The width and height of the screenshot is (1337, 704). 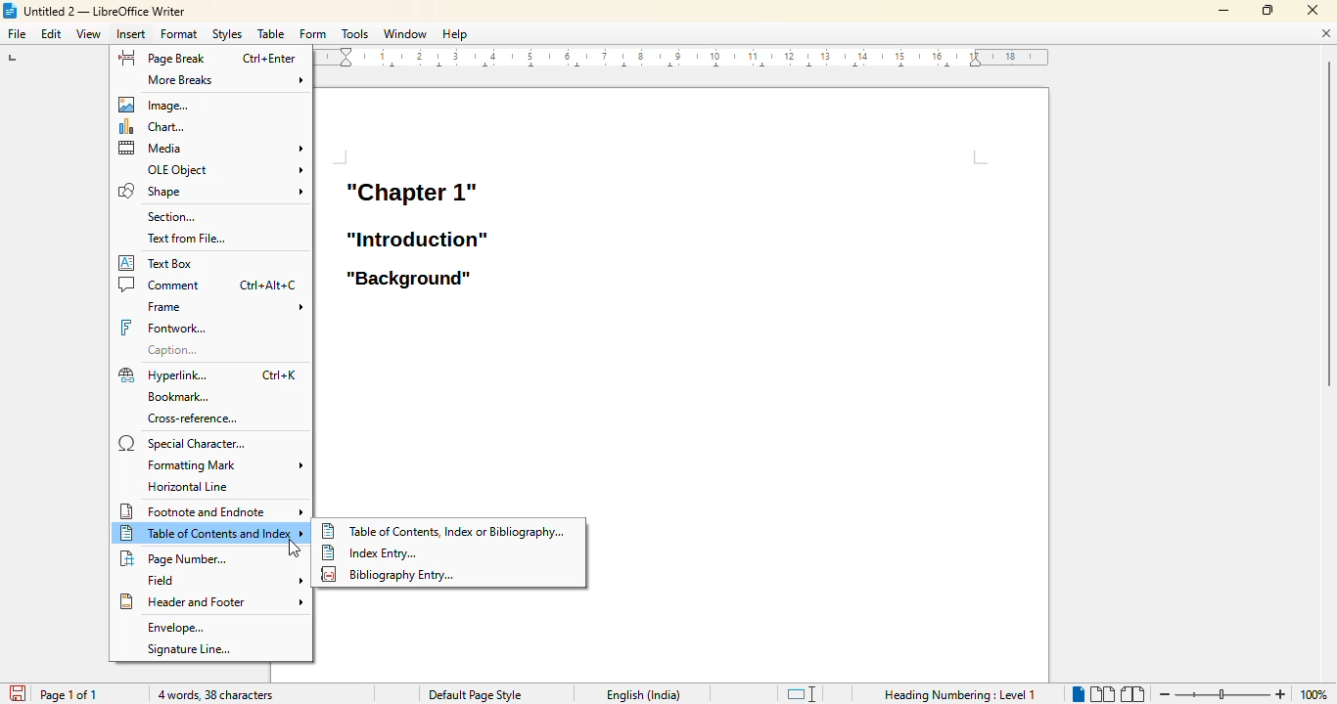 What do you see at coordinates (1221, 694) in the screenshot?
I see `zoom` at bounding box center [1221, 694].